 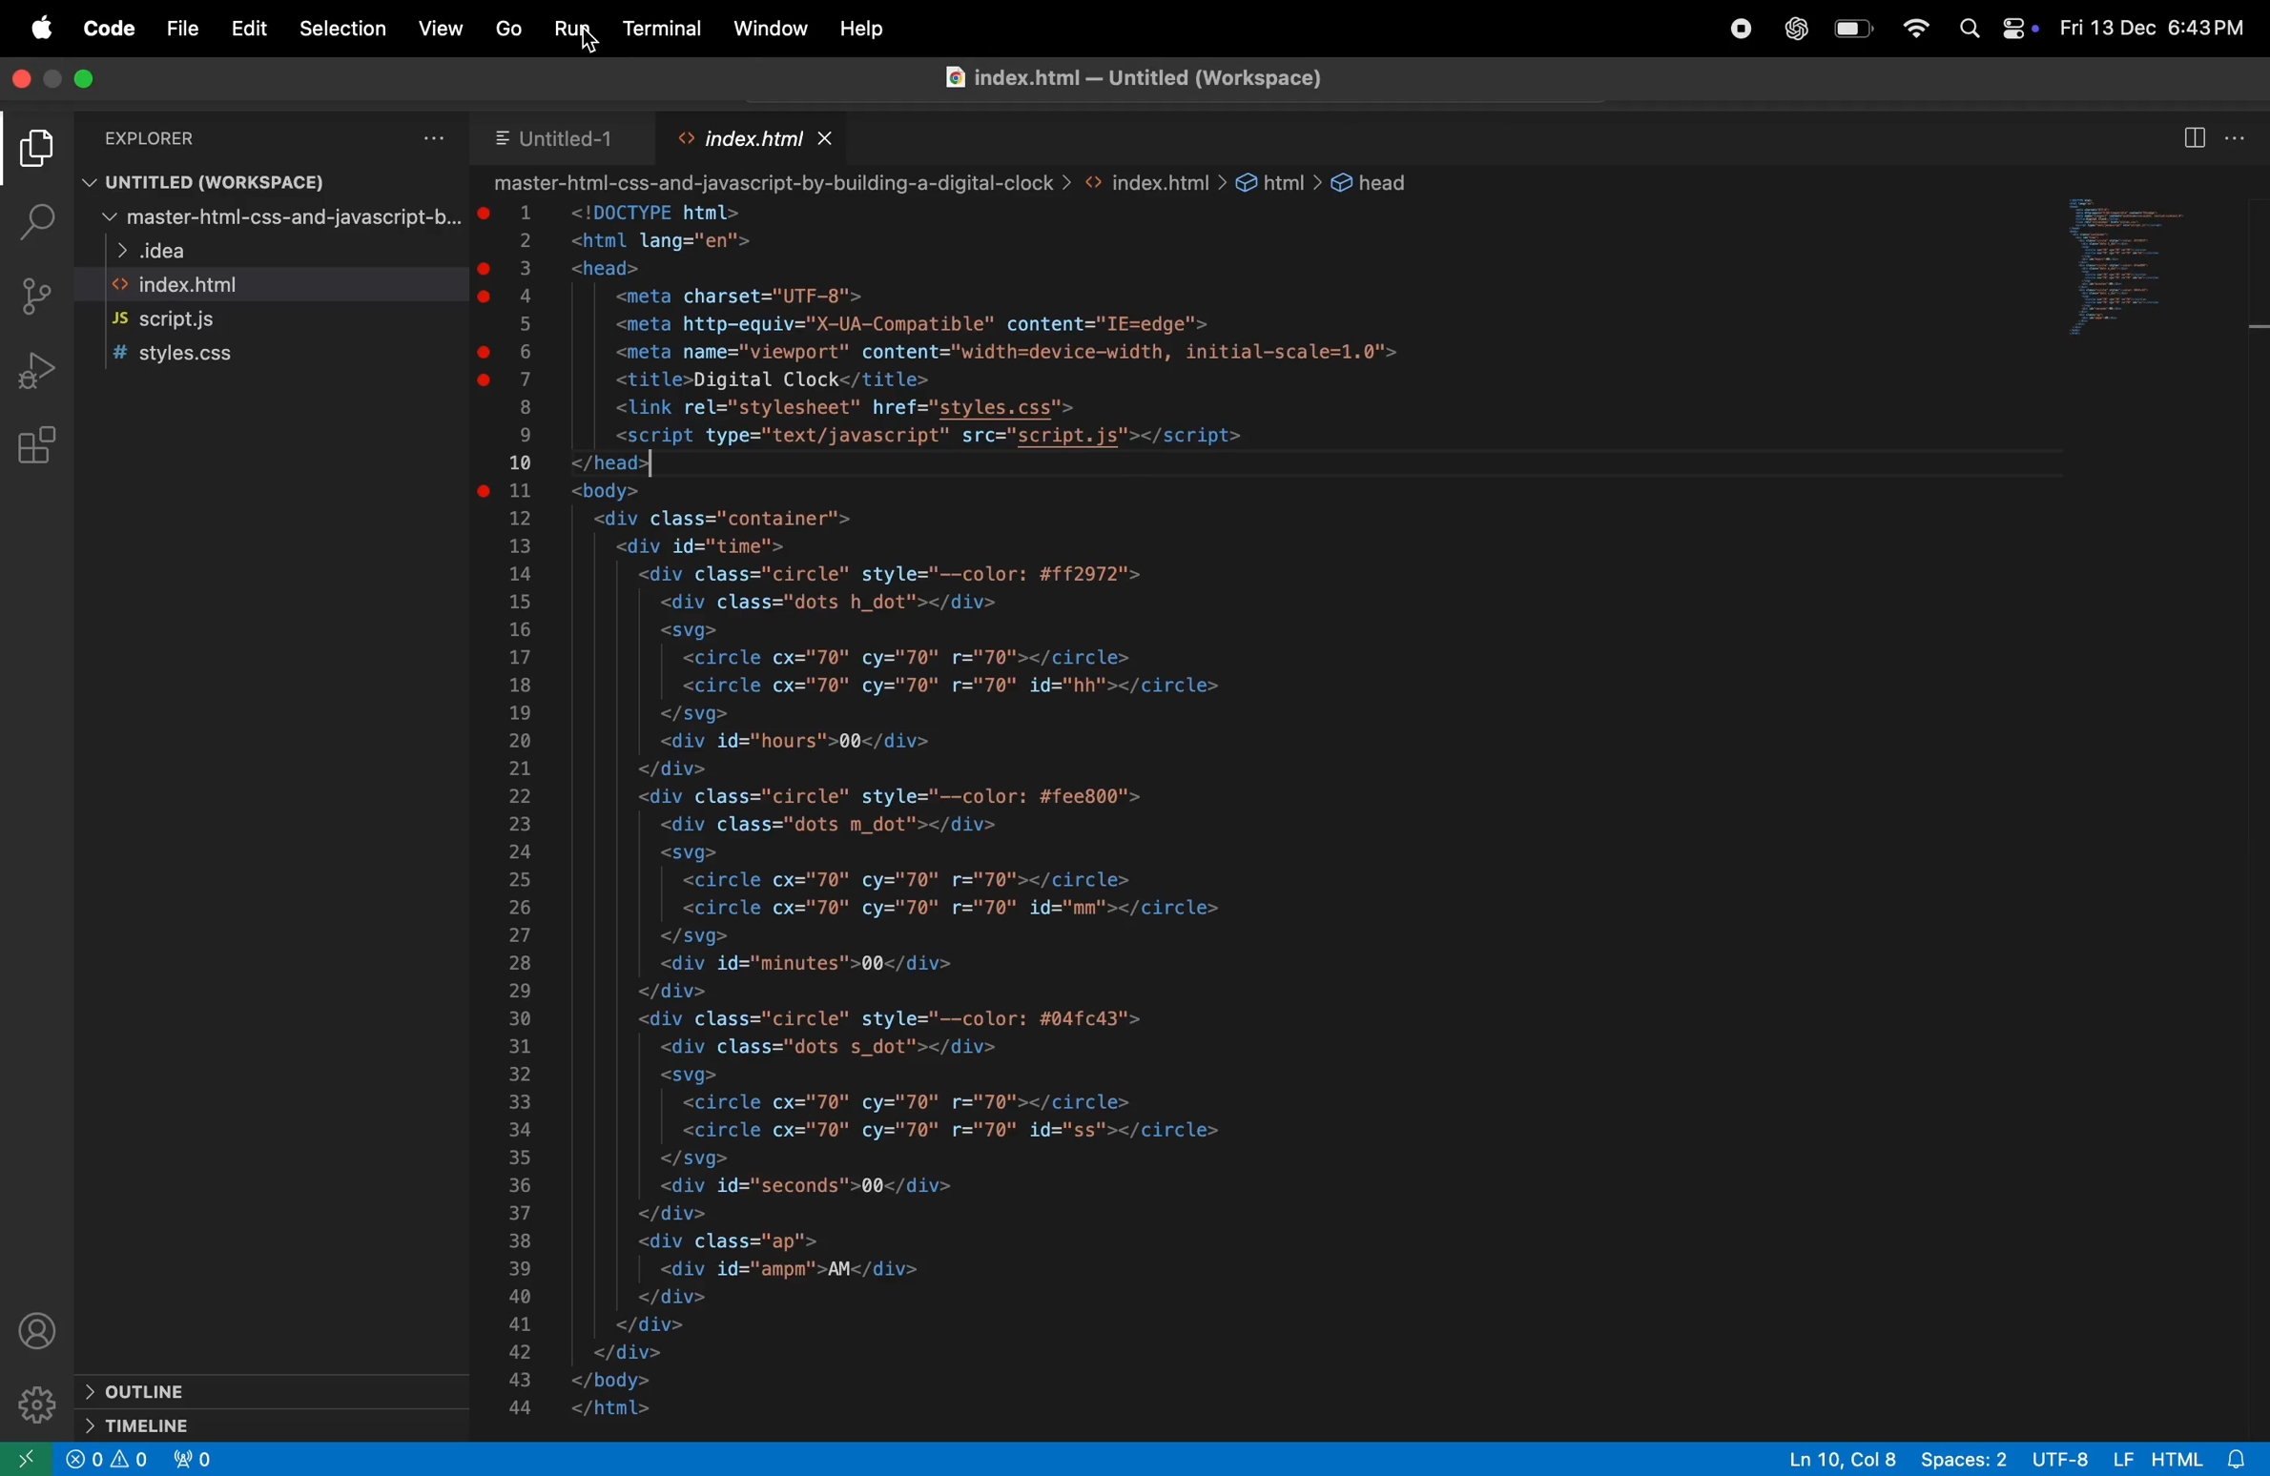 What do you see at coordinates (1858, 31) in the screenshot?
I see `battery` at bounding box center [1858, 31].